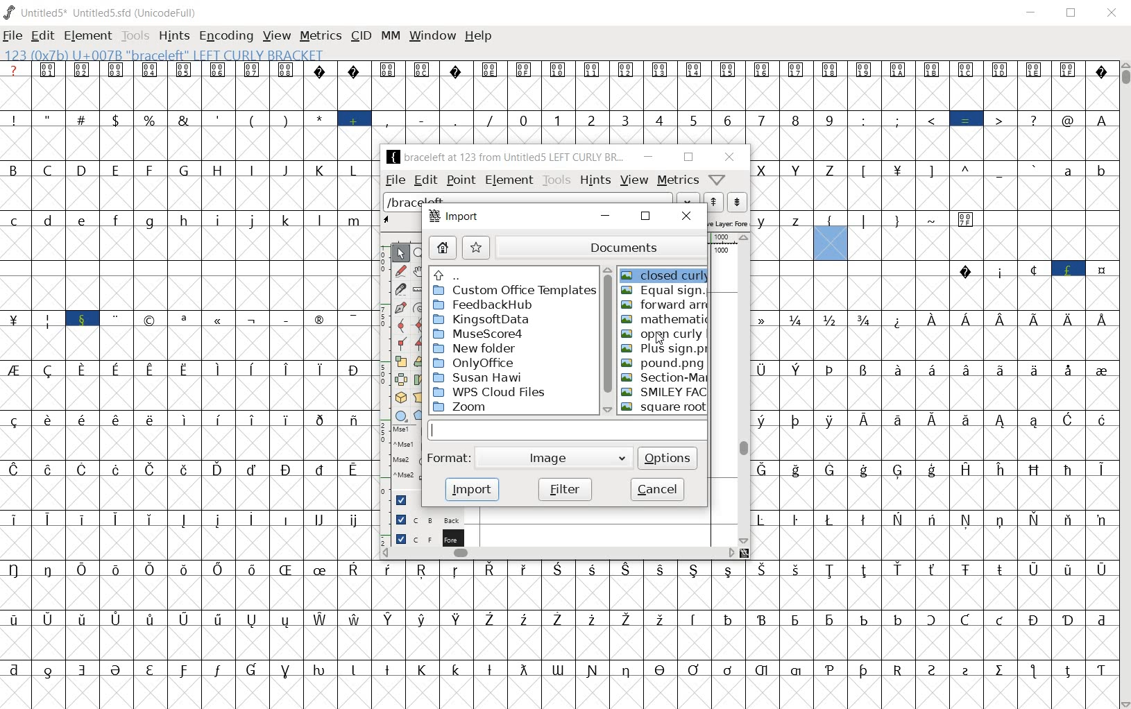 The image size is (1131, 709). I want to click on open curly, so click(664, 333).